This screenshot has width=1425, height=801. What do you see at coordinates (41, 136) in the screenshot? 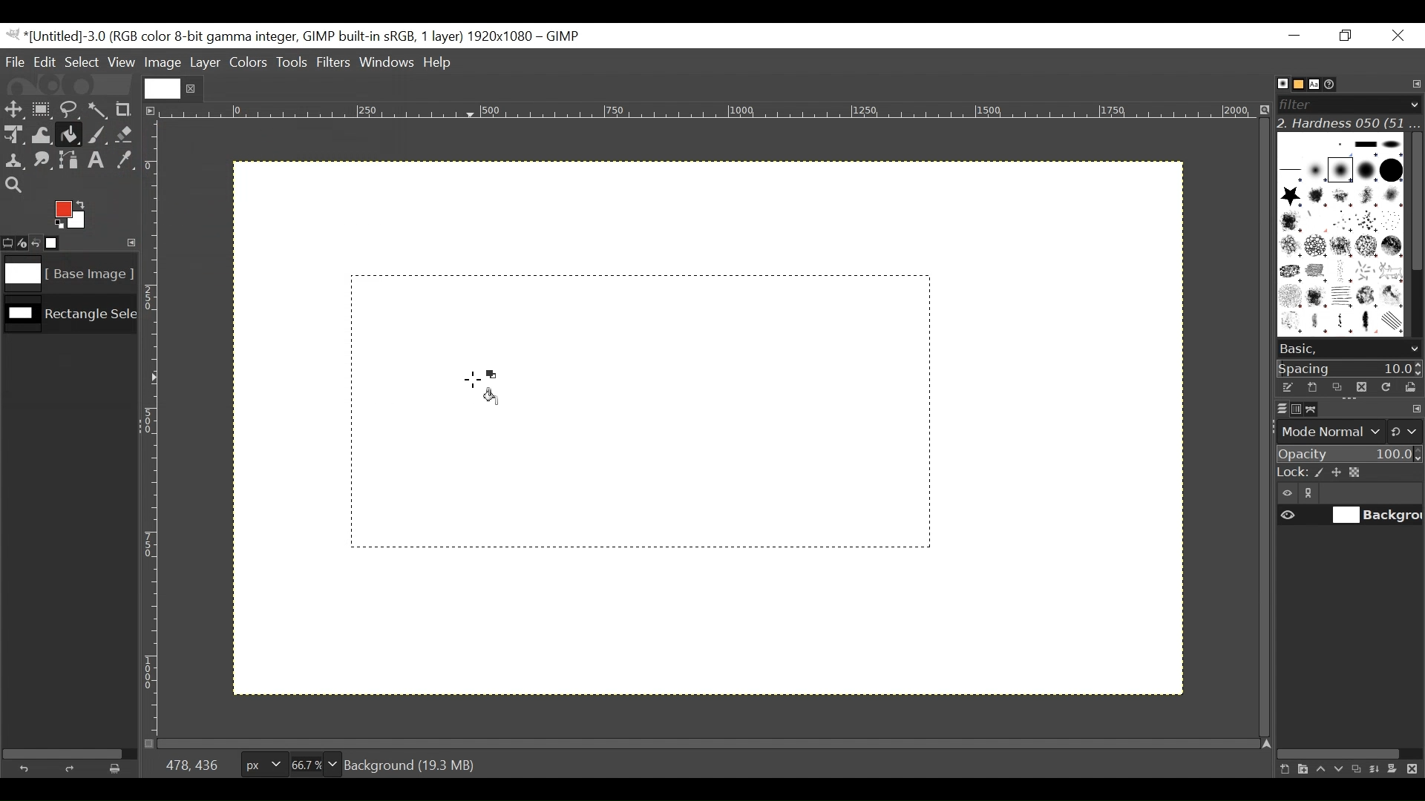
I see `Warp Transform` at bounding box center [41, 136].